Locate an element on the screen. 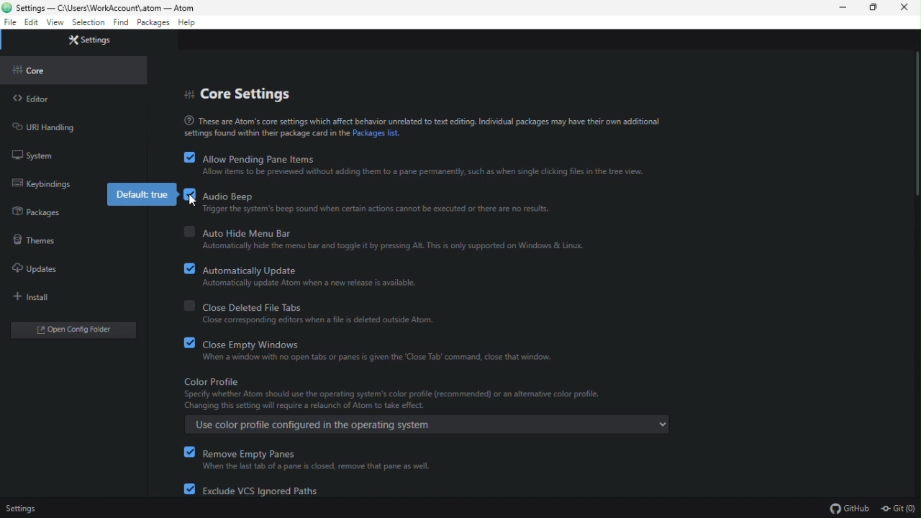 The image size is (921, 518). automatically update is located at coordinates (302, 268).